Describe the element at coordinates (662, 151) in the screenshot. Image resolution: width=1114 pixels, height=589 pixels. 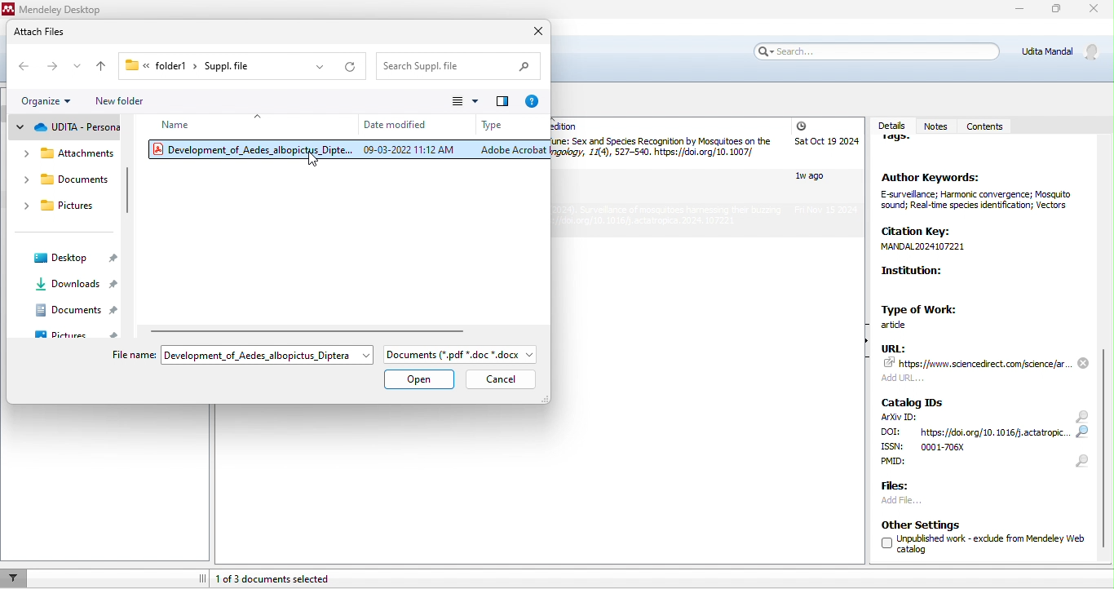
I see `article by Gibson and Russel, 2010` at that location.